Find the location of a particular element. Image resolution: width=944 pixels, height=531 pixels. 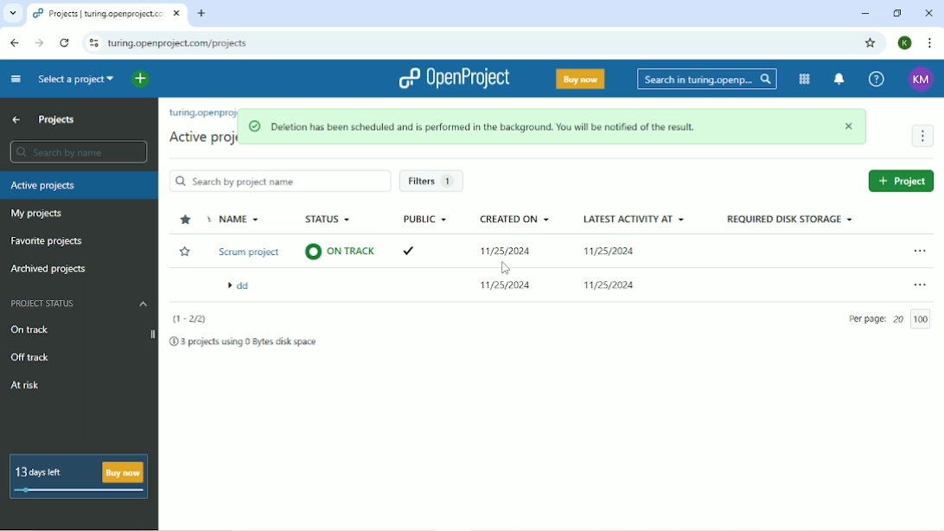

per page 20/100 is located at coordinates (891, 319).